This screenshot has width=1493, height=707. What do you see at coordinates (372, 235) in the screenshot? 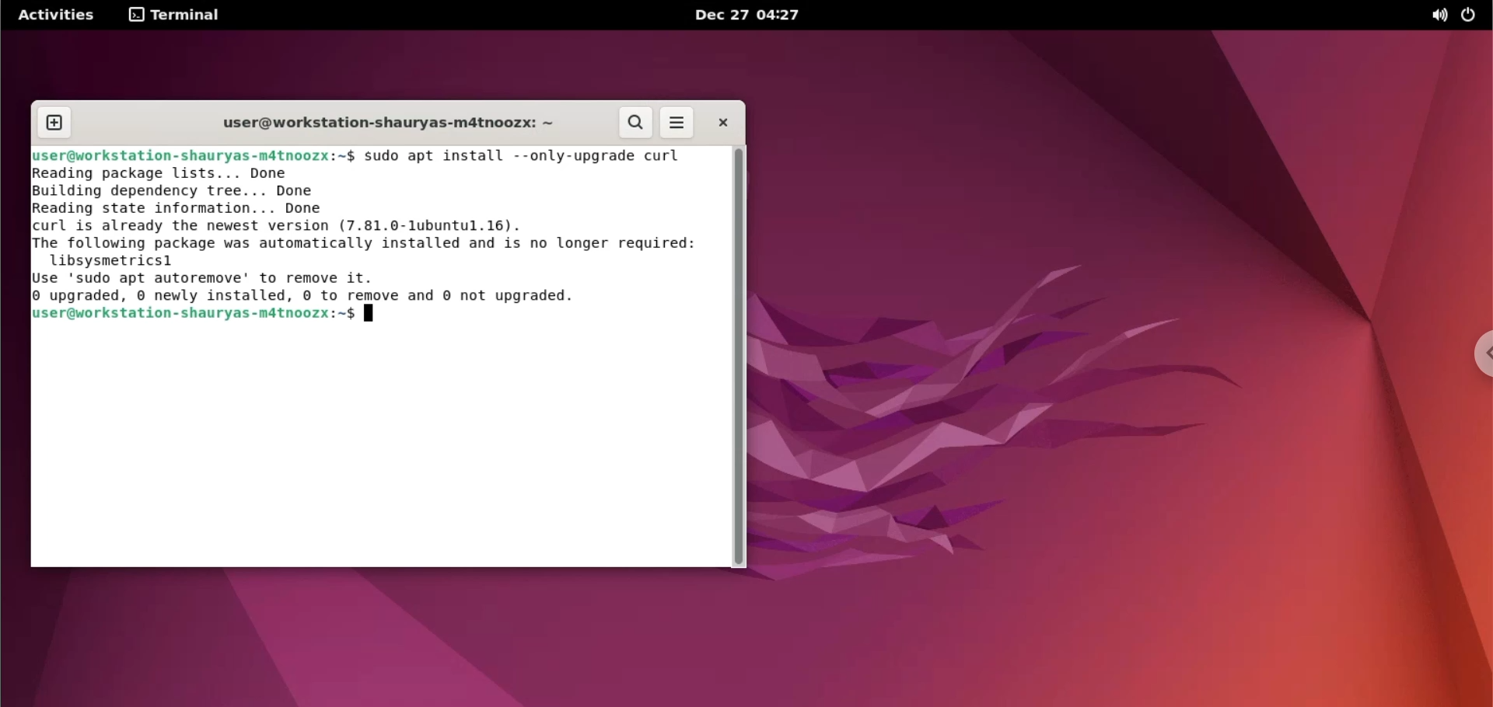
I see `upgrade information` at bounding box center [372, 235].